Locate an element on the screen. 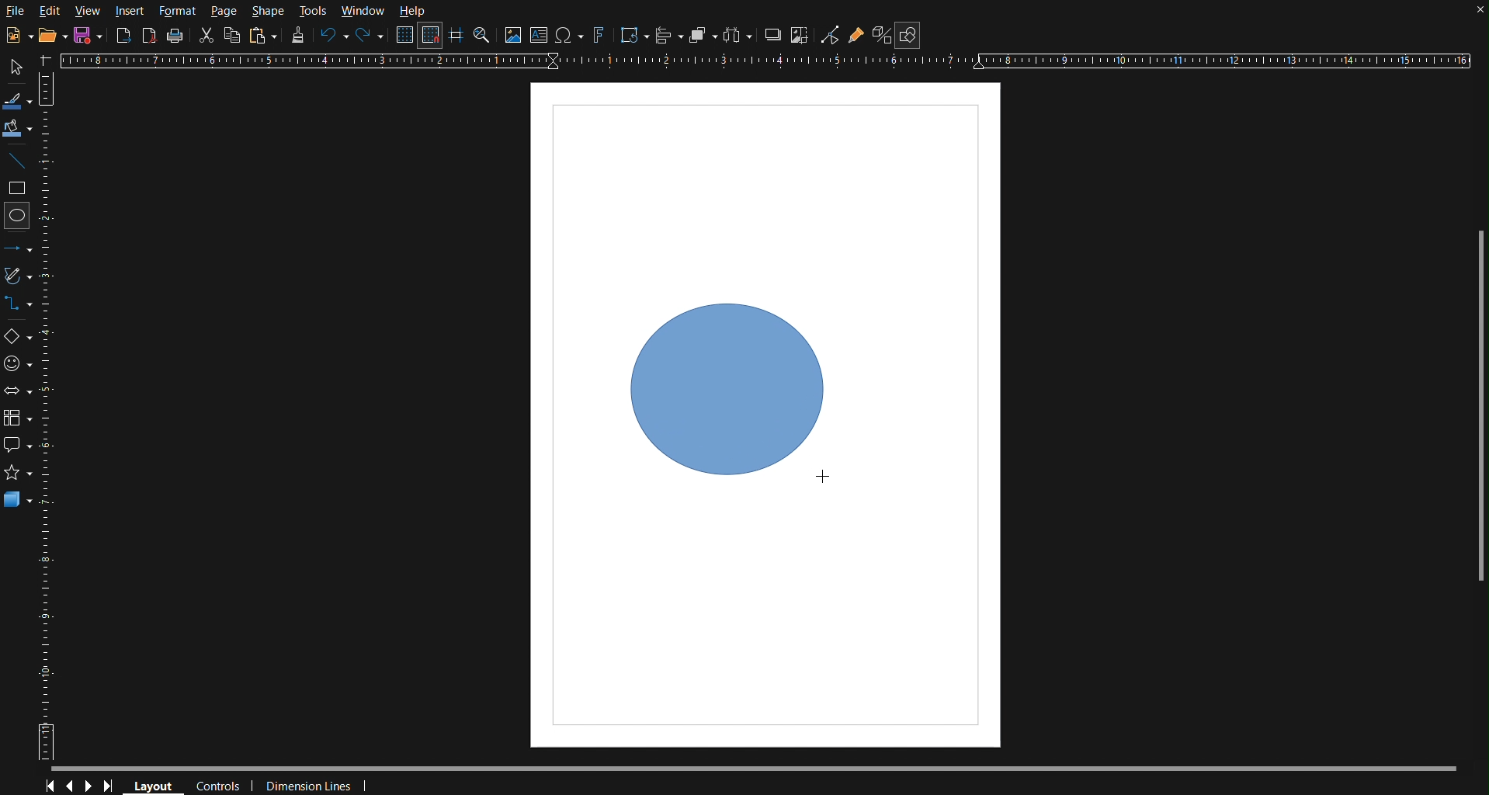  Crop Images is located at coordinates (802, 36).